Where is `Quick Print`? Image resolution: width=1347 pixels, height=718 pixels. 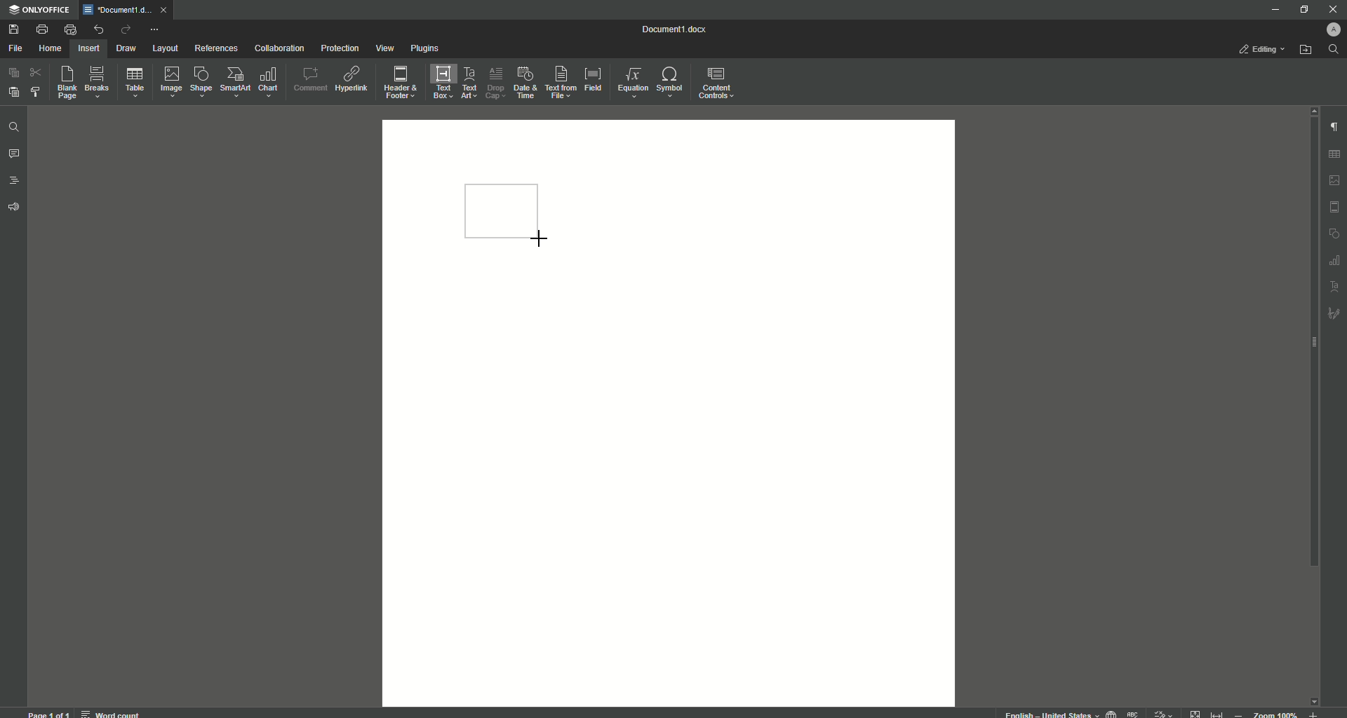 Quick Print is located at coordinates (70, 29).